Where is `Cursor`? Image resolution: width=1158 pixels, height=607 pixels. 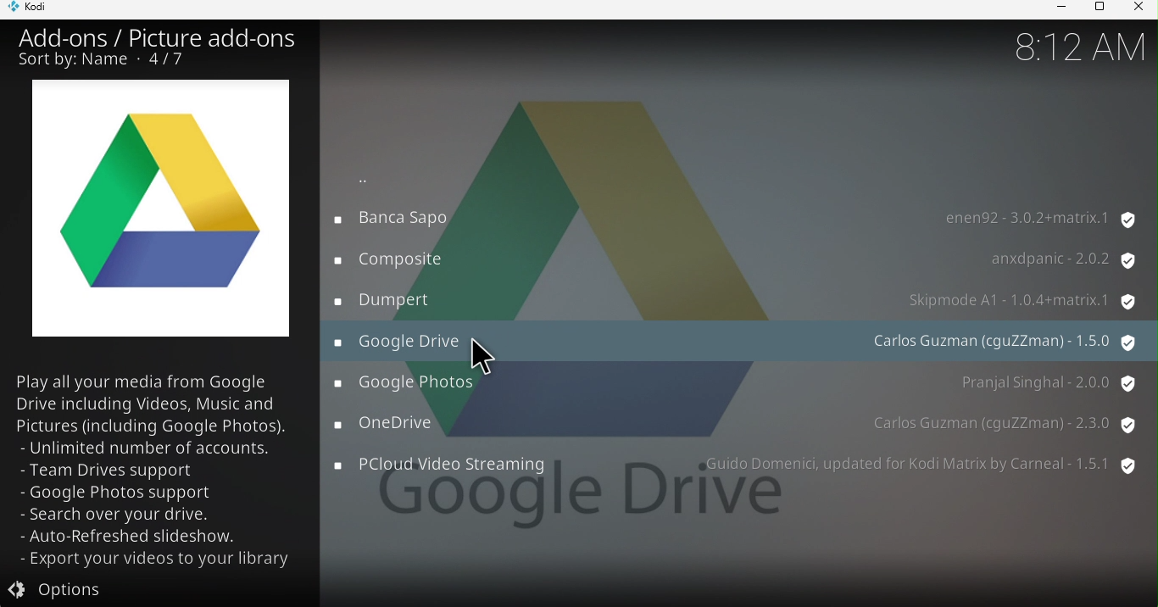
Cursor is located at coordinates (477, 353).